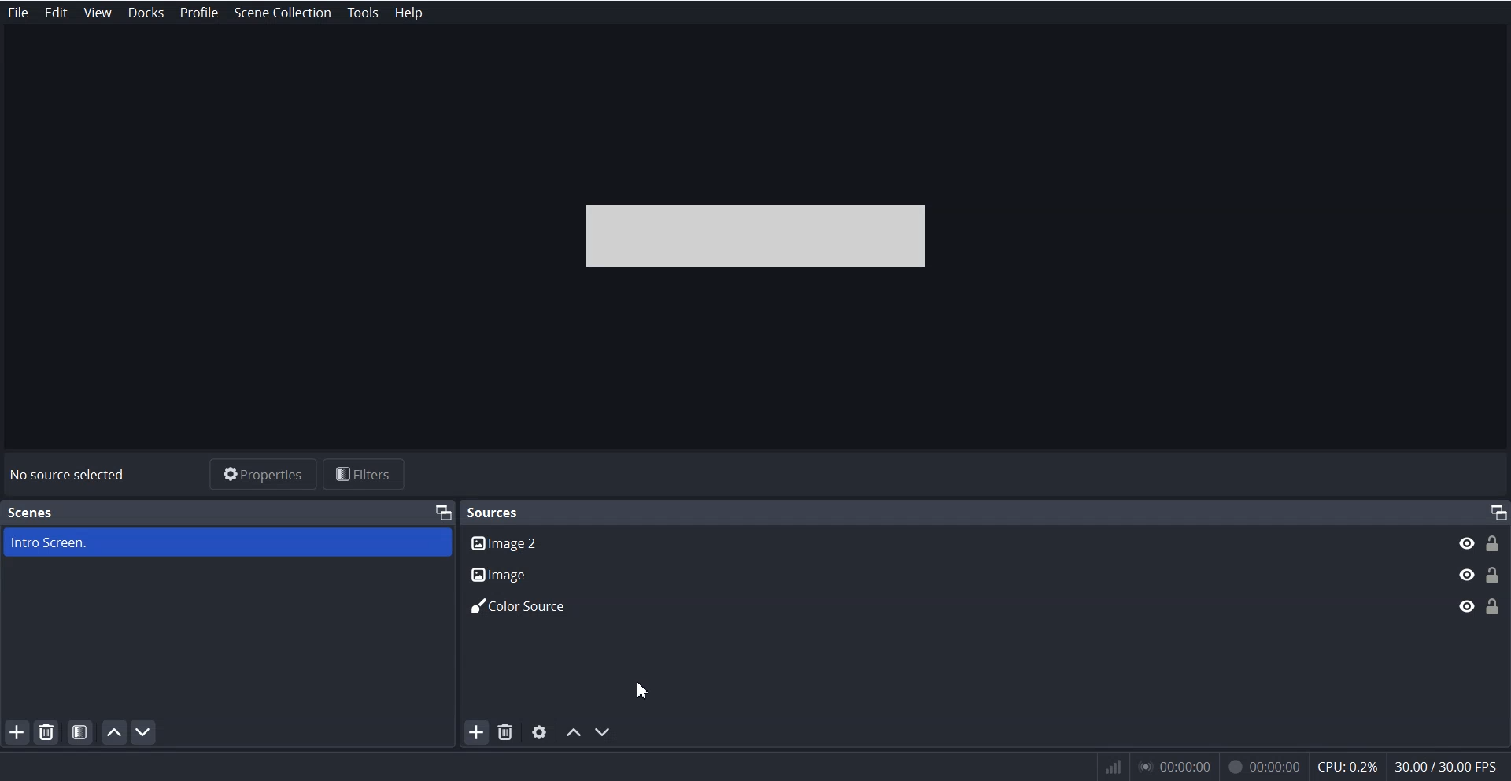 Image resolution: width=1511 pixels, height=781 pixels. What do you see at coordinates (1174, 767) in the screenshot?
I see `00:00:00` at bounding box center [1174, 767].